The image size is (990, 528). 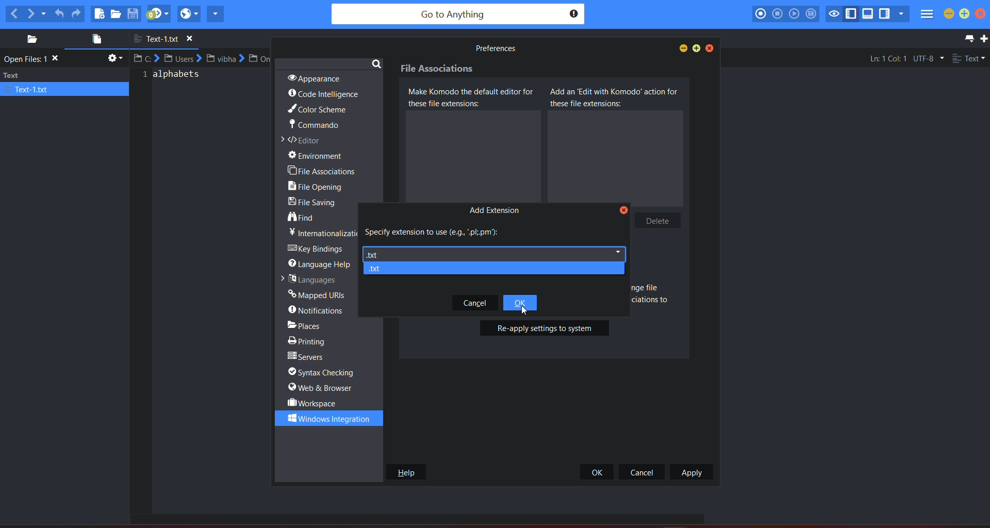 What do you see at coordinates (457, 14) in the screenshot?
I see `search bar` at bounding box center [457, 14].